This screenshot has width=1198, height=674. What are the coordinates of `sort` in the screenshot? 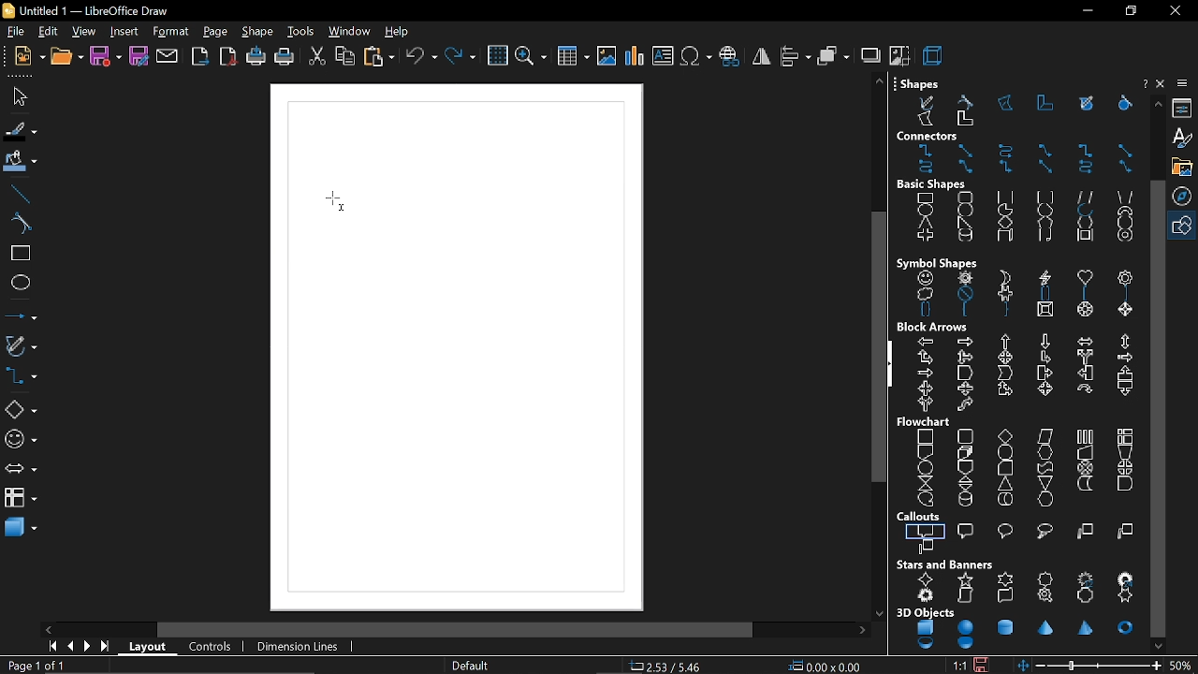 It's located at (964, 483).